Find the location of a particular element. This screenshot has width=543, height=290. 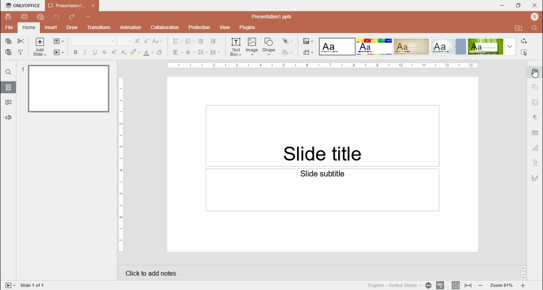

transitions is located at coordinates (98, 28).